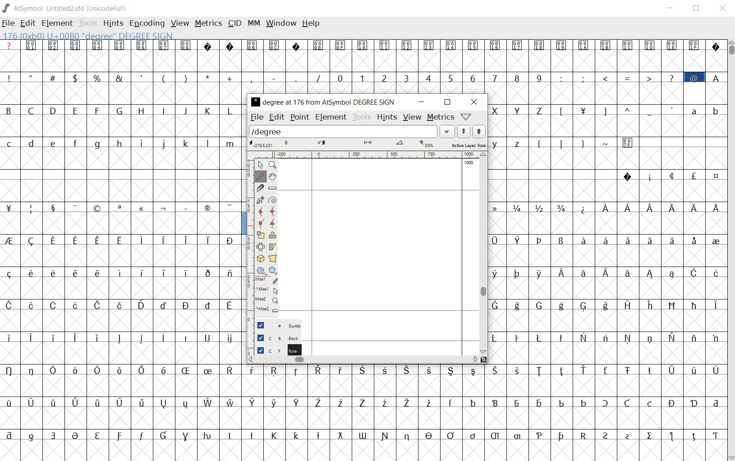 This screenshot has width=735, height=461. What do you see at coordinates (650, 208) in the screenshot?
I see `Special letters` at bounding box center [650, 208].